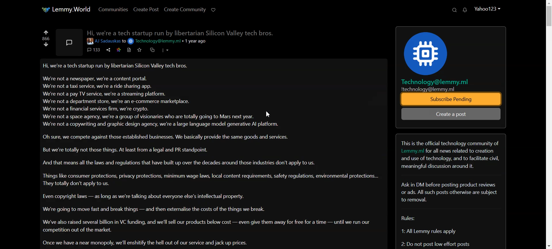 The image size is (552, 249). What do you see at coordinates (114, 9) in the screenshot?
I see `Communities` at bounding box center [114, 9].